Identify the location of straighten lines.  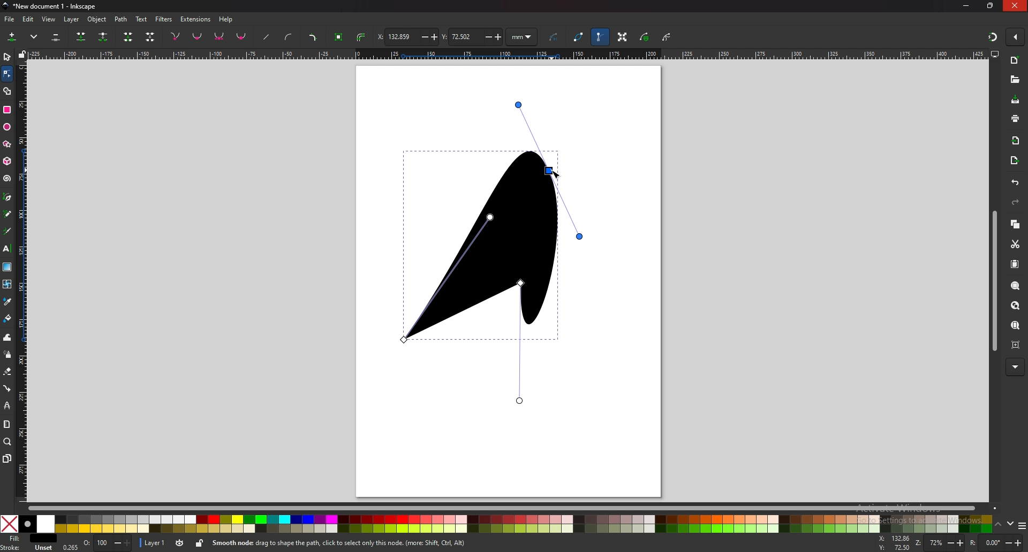
(267, 37).